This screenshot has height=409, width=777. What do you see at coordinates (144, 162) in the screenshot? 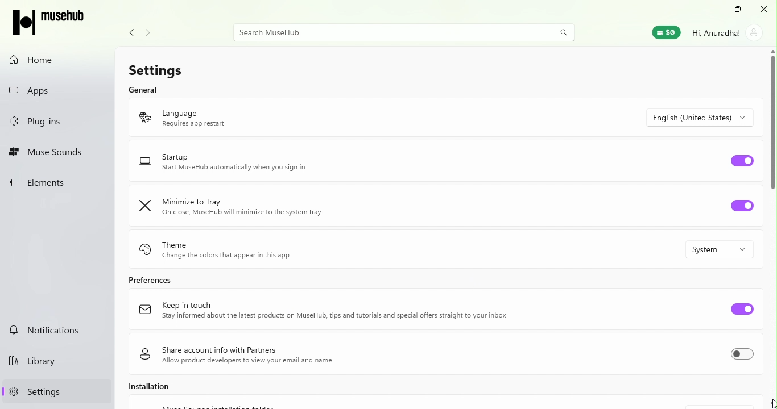
I see `logo` at bounding box center [144, 162].